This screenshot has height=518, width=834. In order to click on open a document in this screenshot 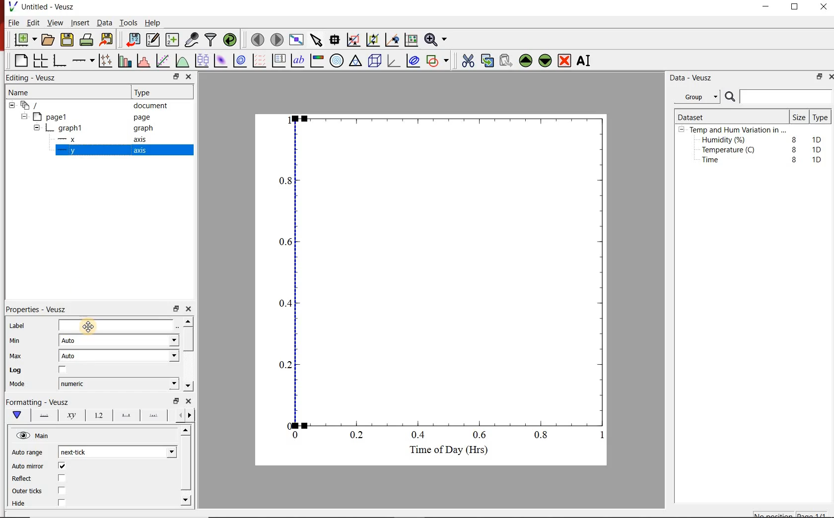, I will do `click(49, 40)`.